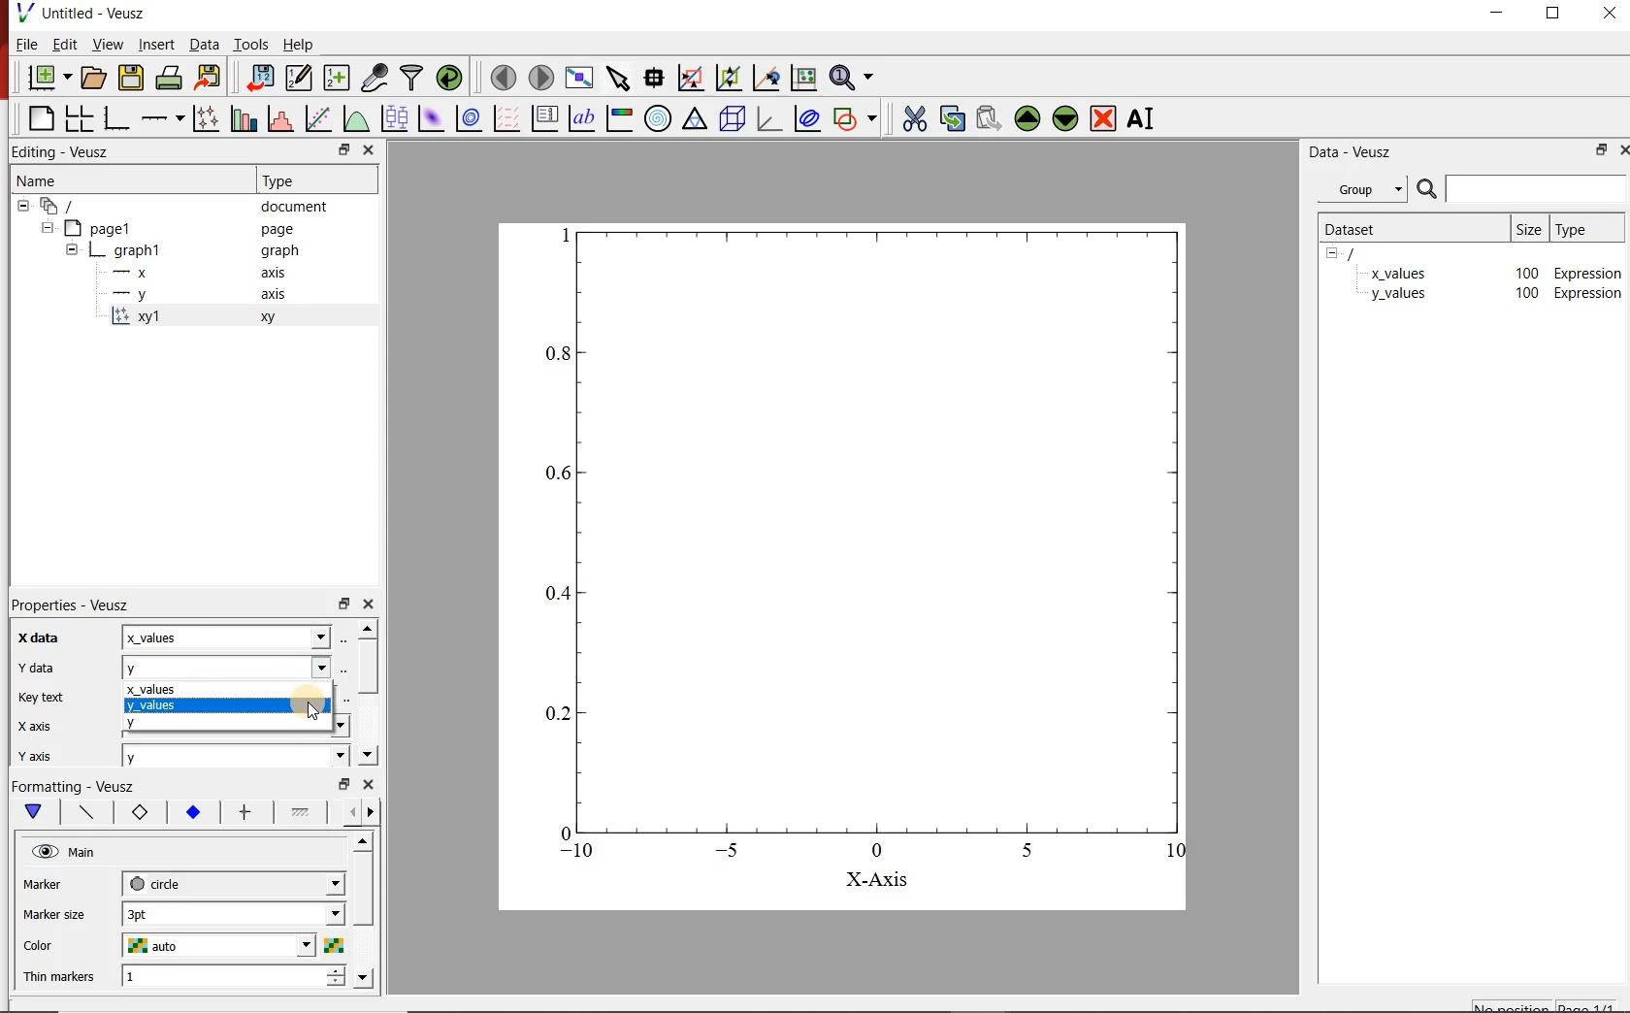 This screenshot has height=1013, width=1630. I want to click on error bar line, so click(249, 813).